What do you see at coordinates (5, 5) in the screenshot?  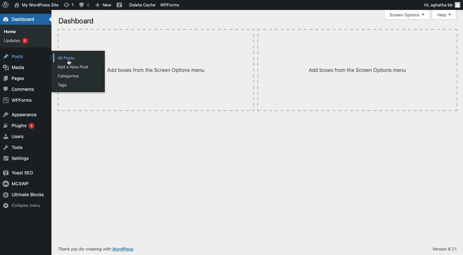 I see `Logo` at bounding box center [5, 5].